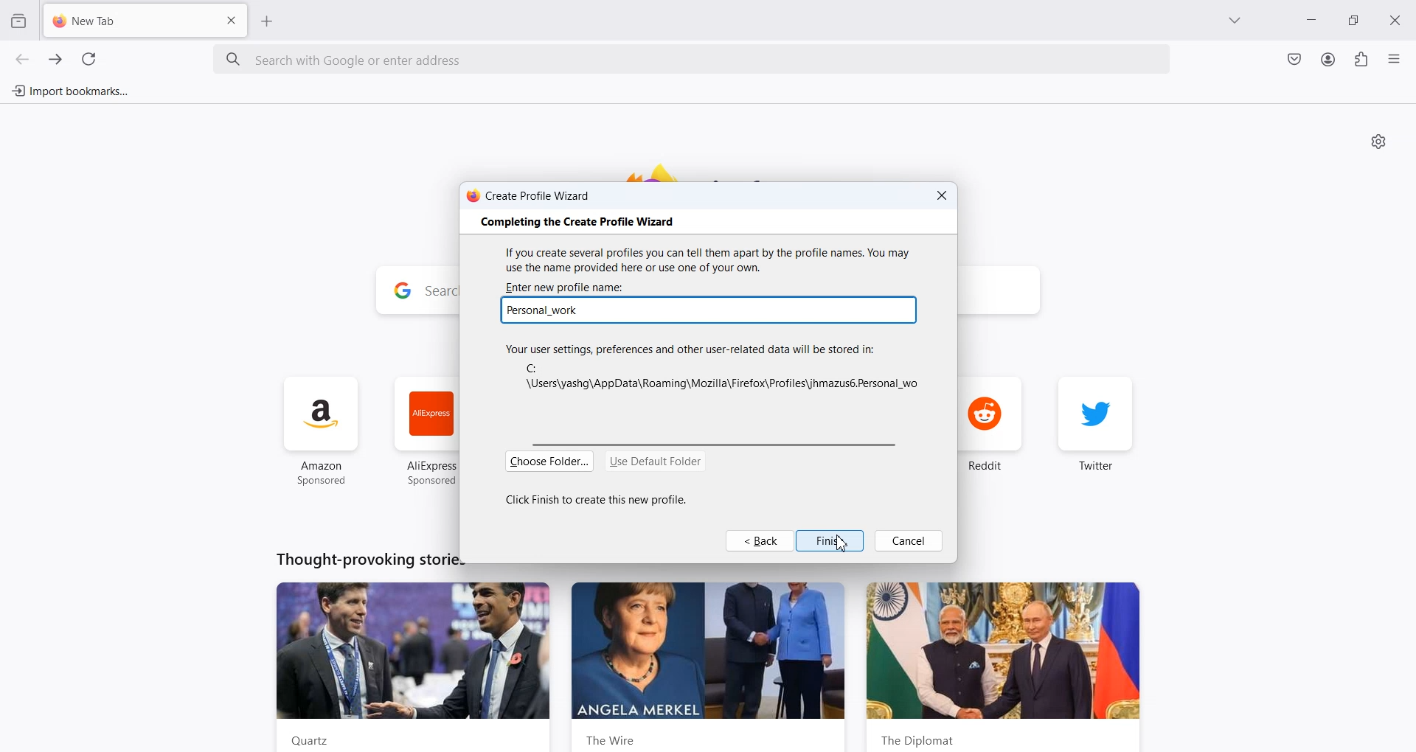 This screenshot has width=1416, height=752. I want to click on Typing Window: personal work typed, so click(711, 309).